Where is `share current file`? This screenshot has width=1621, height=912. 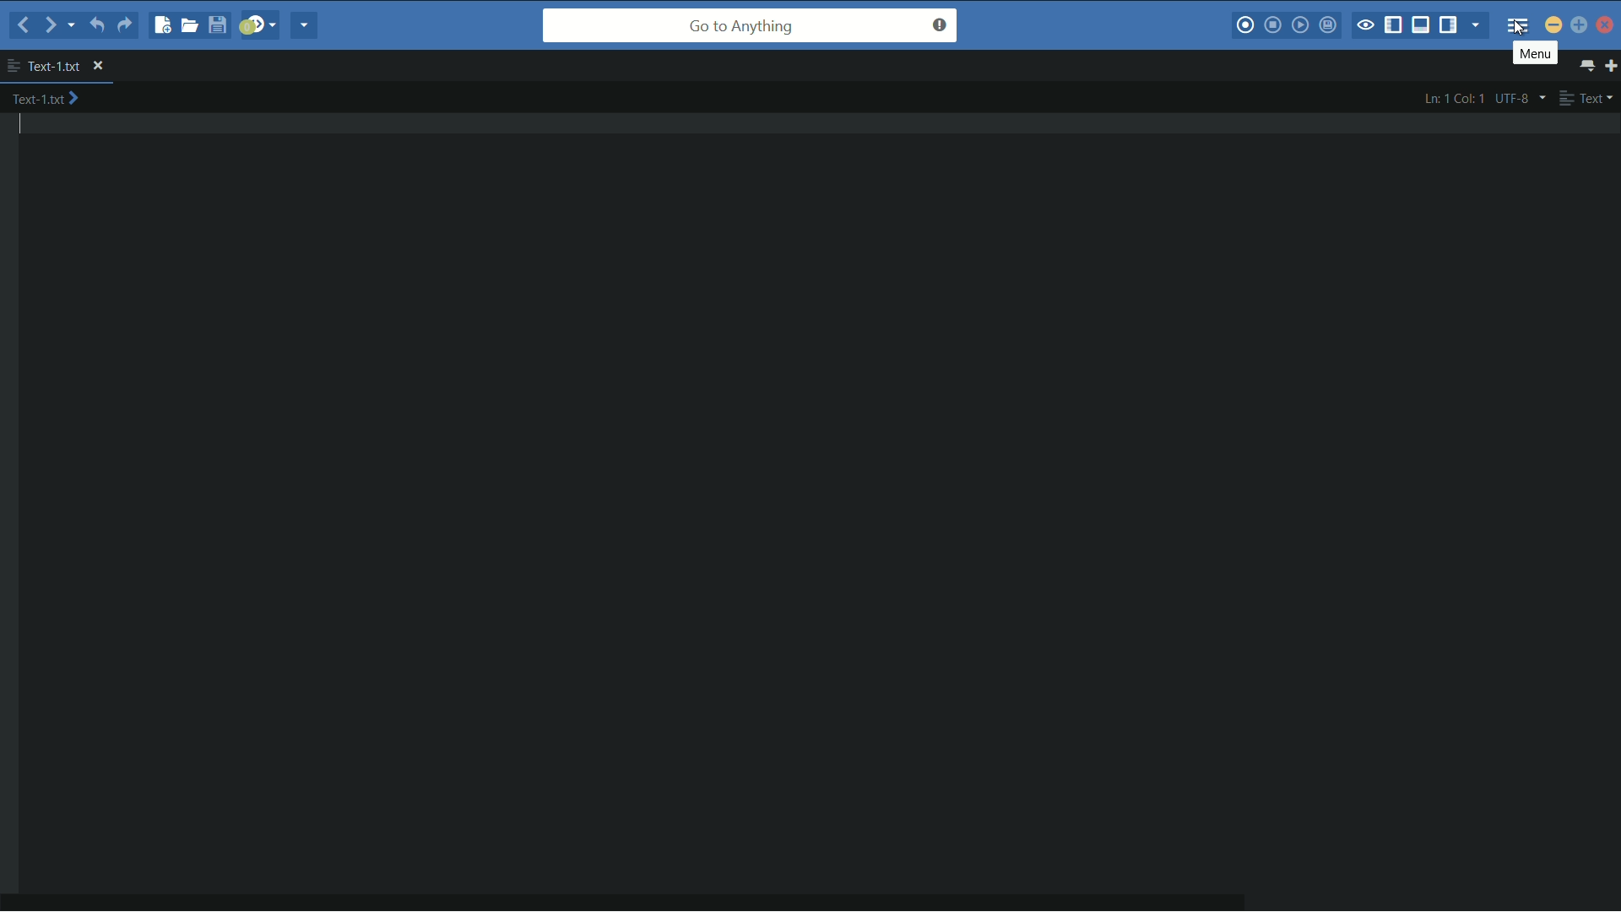 share current file is located at coordinates (306, 27).